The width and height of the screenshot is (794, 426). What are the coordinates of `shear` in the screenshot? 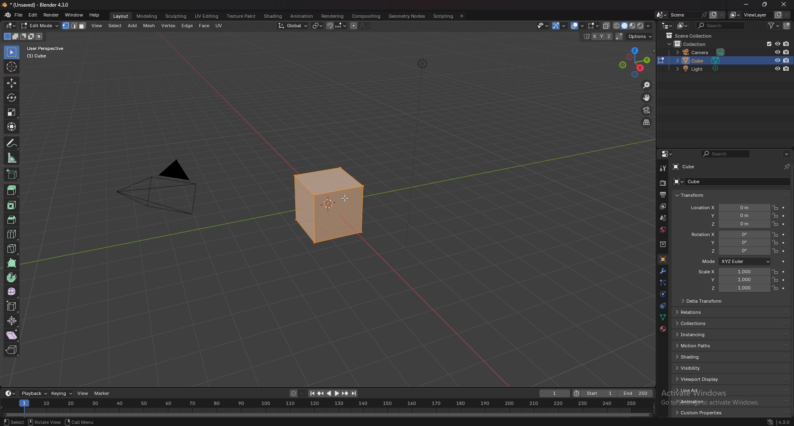 It's located at (12, 334).